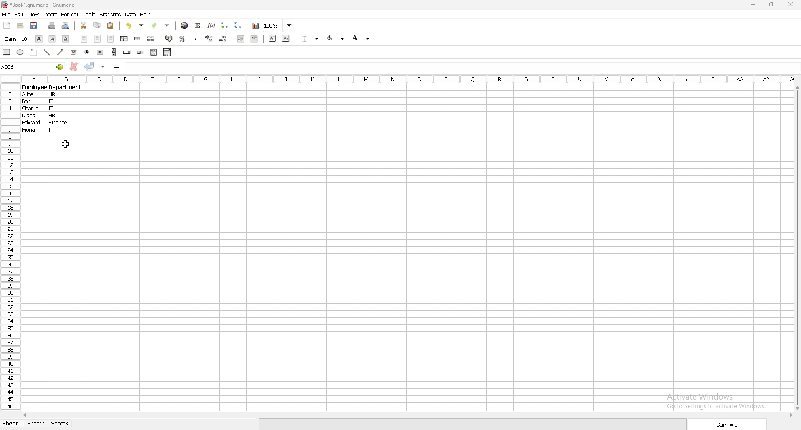 Image resolution: width=801 pixels, height=430 pixels. I want to click on subscript, so click(286, 38).